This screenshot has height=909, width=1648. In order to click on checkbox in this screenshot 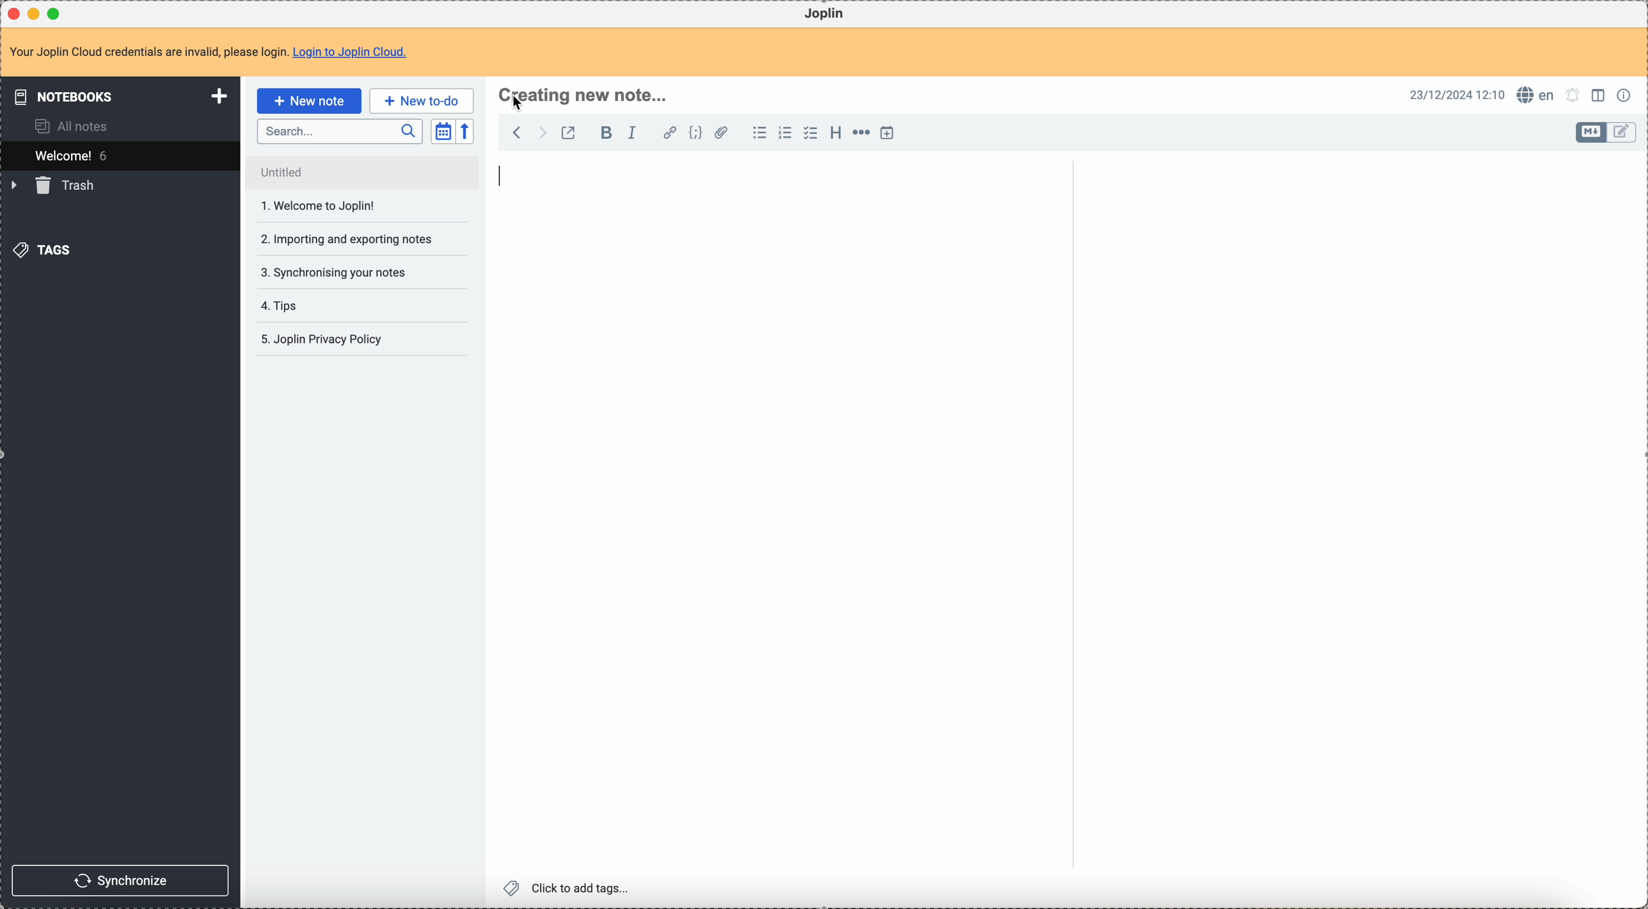, I will do `click(812, 133)`.